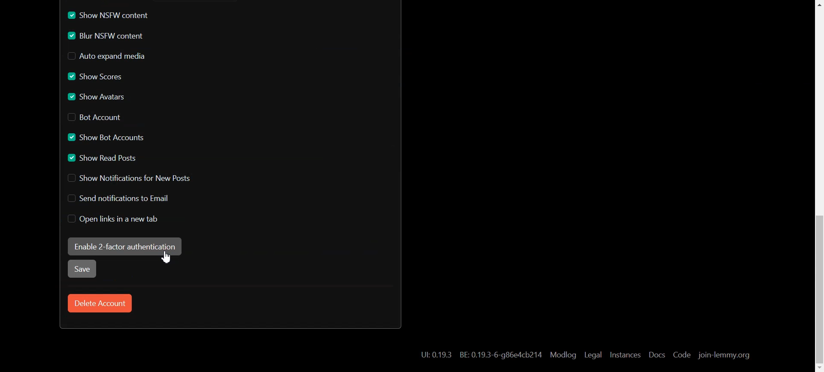 The image size is (824, 372). Describe the element at coordinates (625, 355) in the screenshot. I see `Instances` at that location.